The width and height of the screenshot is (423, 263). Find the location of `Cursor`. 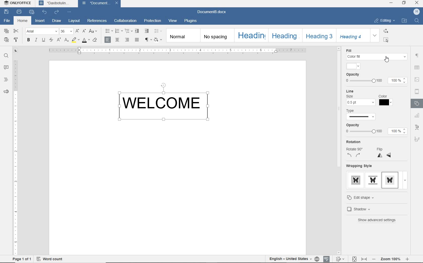

Cursor is located at coordinates (386, 59).